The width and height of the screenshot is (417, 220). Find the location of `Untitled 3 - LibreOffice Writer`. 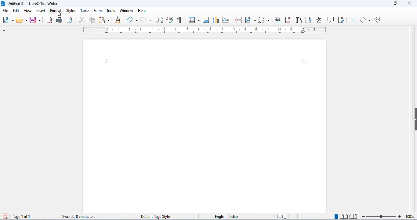

Untitled 3 - LibreOffice Writer is located at coordinates (33, 4).